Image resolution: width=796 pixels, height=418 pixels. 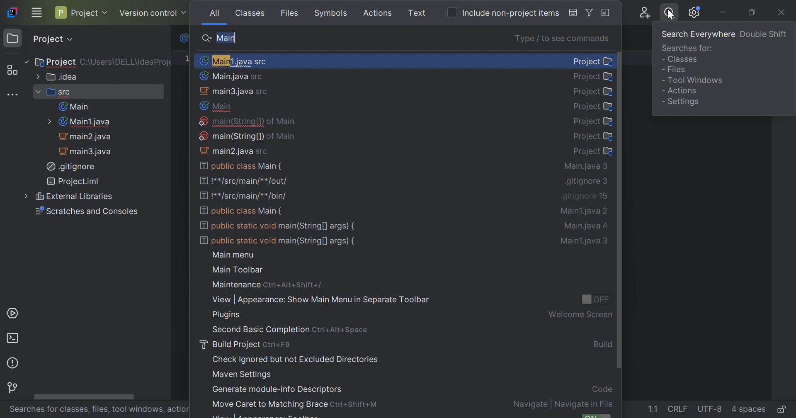 What do you see at coordinates (241, 213) in the screenshot?
I see `public class Main{` at bounding box center [241, 213].